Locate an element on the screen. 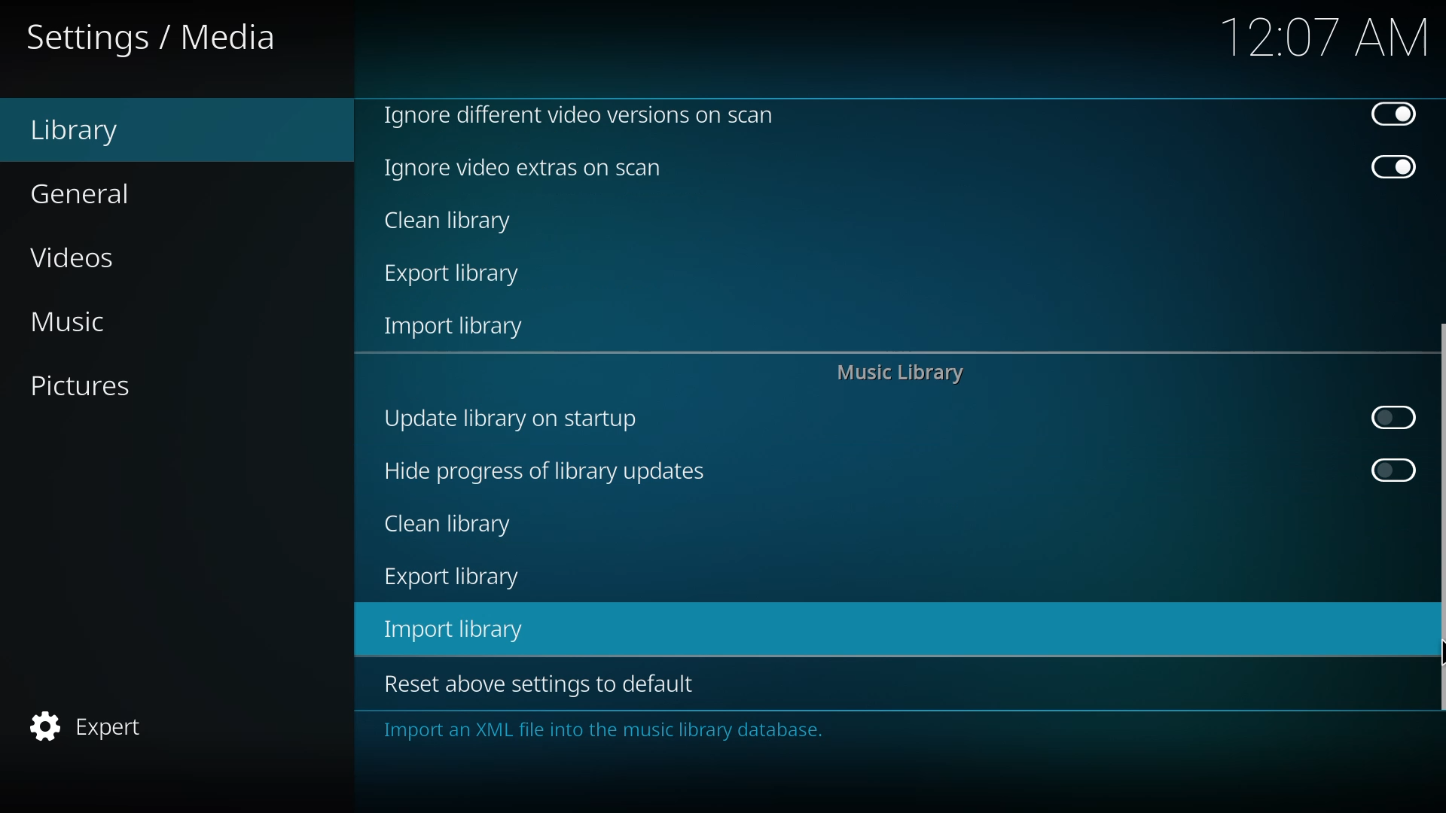 This screenshot has width=1446, height=813. videos is located at coordinates (75, 260).